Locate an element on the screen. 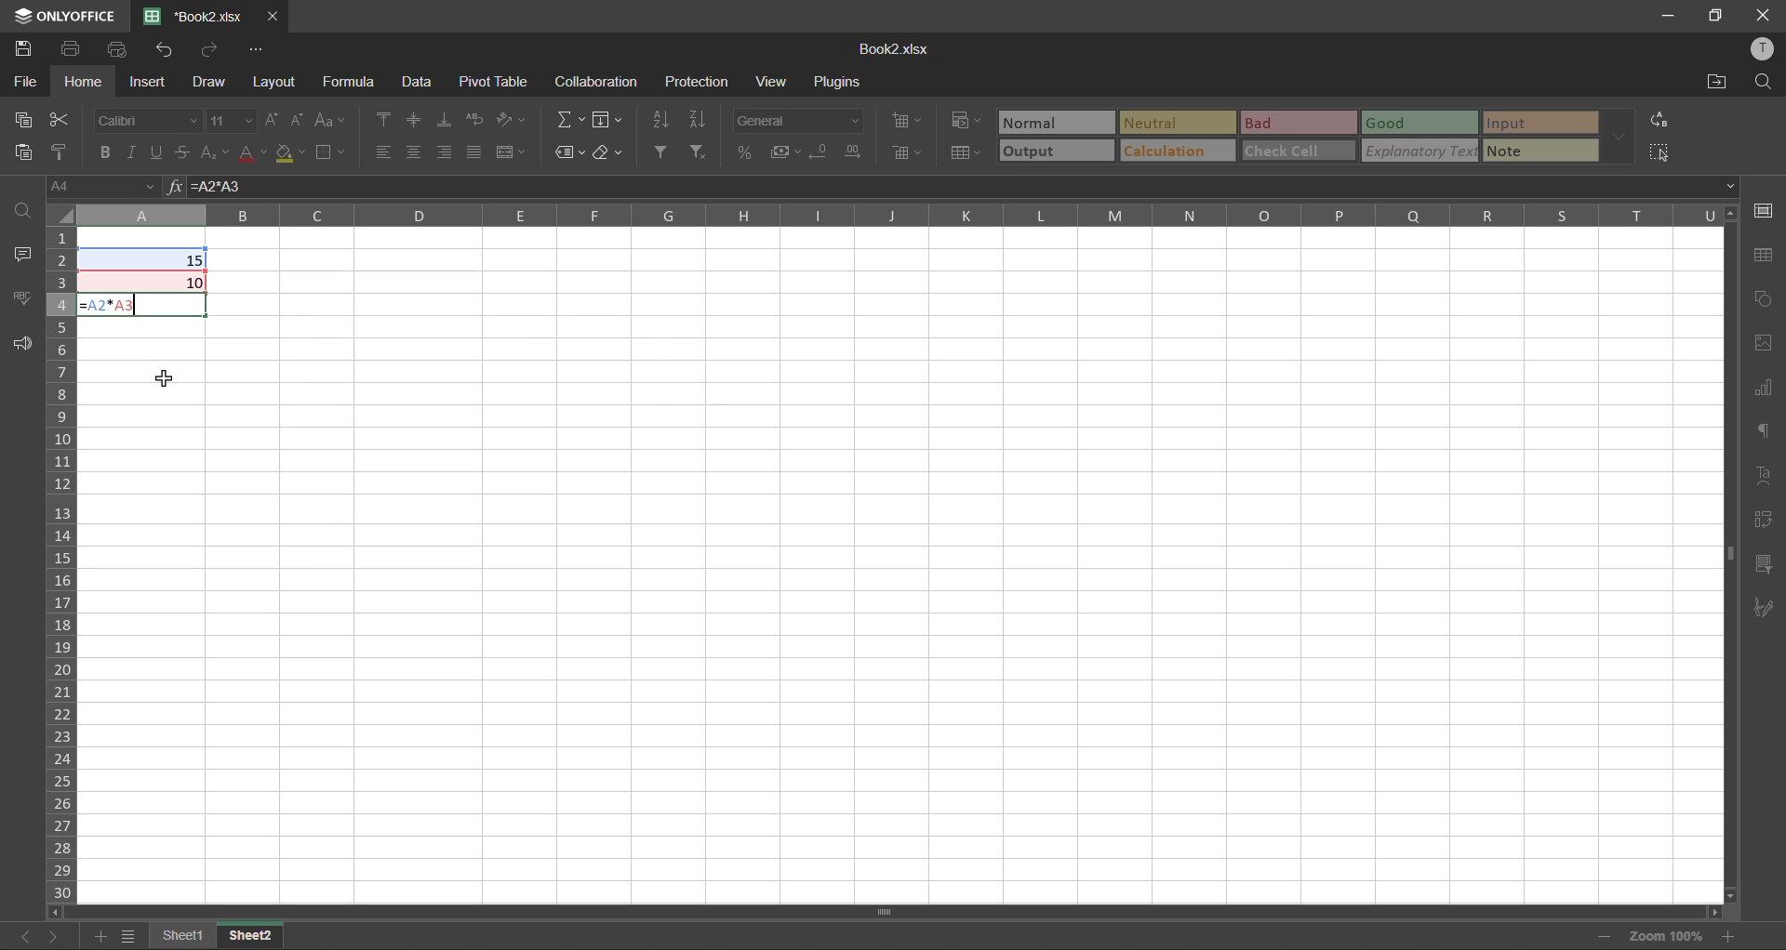 The image size is (1786, 950). fontstyle is located at coordinates (145, 118).